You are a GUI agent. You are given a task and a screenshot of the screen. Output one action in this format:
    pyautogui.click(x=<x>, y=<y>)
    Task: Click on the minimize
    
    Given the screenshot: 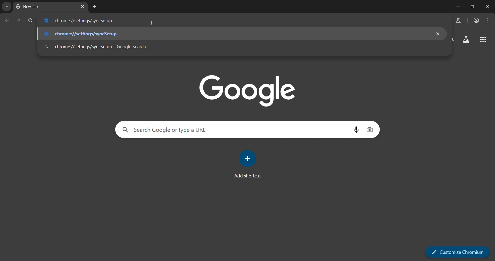 What is the action you would take?
    pyautogui.click(x=458, y=6)
    